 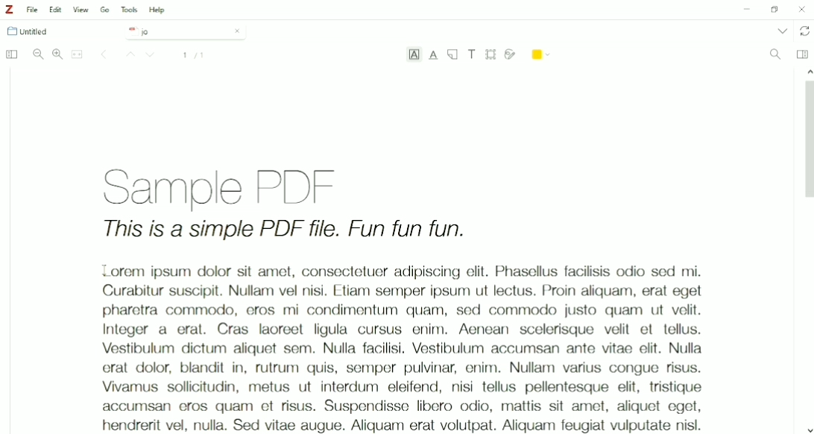 I want to click on Zoom In, so click(x=57, y=54).